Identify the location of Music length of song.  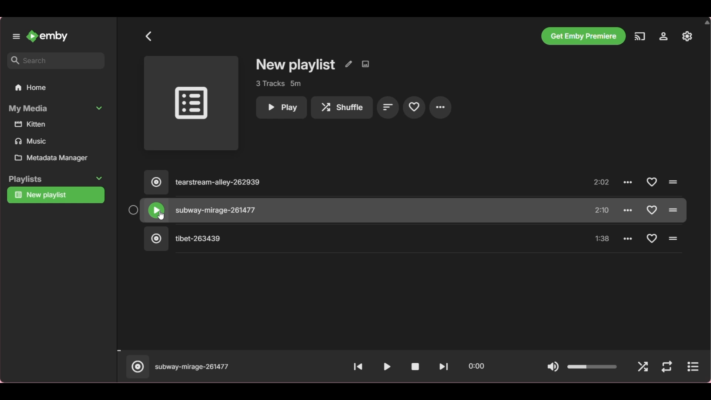
(602, 239).